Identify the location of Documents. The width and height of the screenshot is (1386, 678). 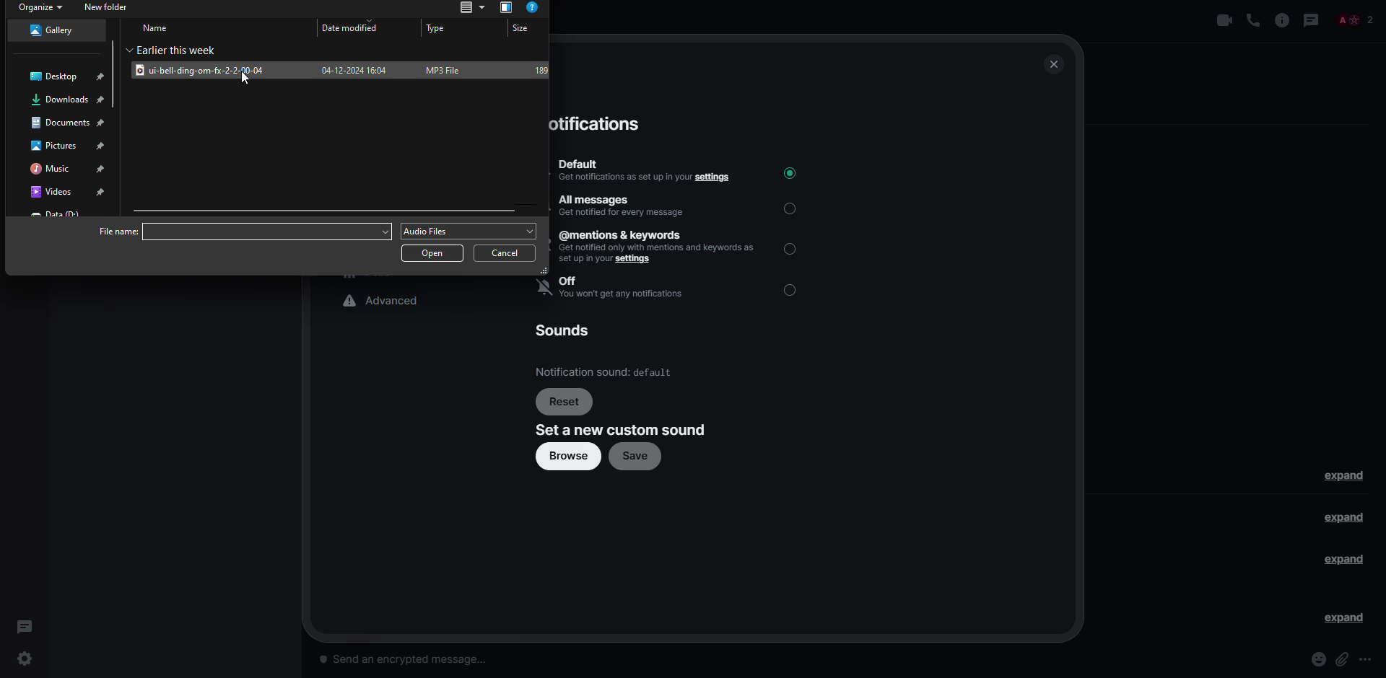
(69, 119).